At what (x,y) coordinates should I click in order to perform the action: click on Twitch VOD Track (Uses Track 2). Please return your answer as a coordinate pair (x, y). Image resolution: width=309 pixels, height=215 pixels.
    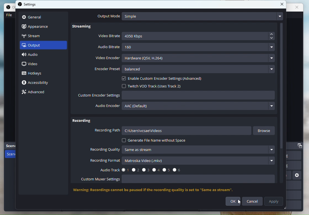
    Looking at the image, I should click on (155, 86).